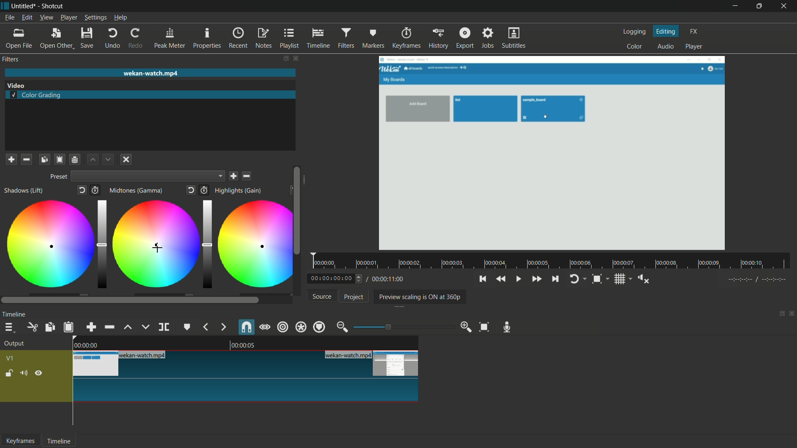 This screenshot has height=448, width=797. What do you see at coordinates (264, 327) in the screenshot?
I see `scrub while dragging` at bounding box center [264, 327].